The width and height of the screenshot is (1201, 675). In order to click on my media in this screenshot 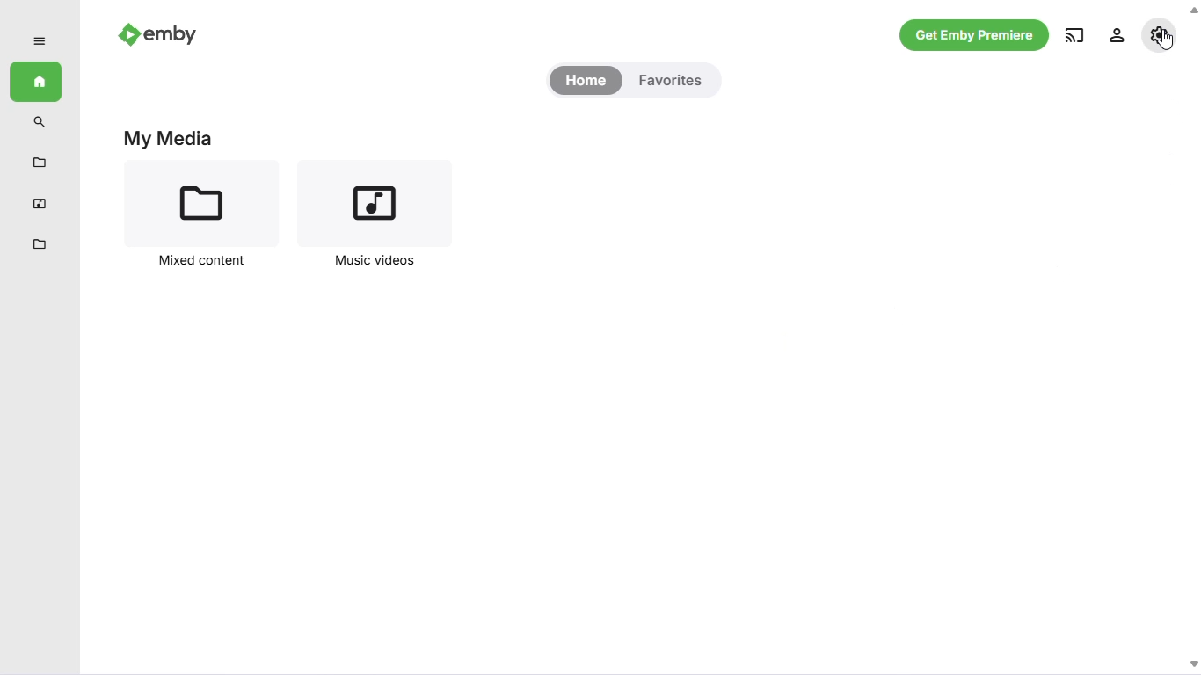, I will do `click(166, 138)`.